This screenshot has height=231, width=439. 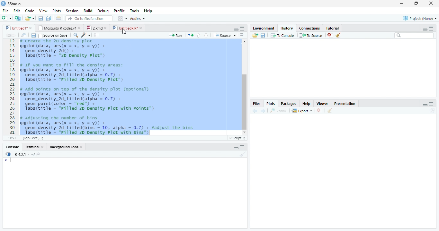 I want to click on print current file, so click(x=58, y=18).